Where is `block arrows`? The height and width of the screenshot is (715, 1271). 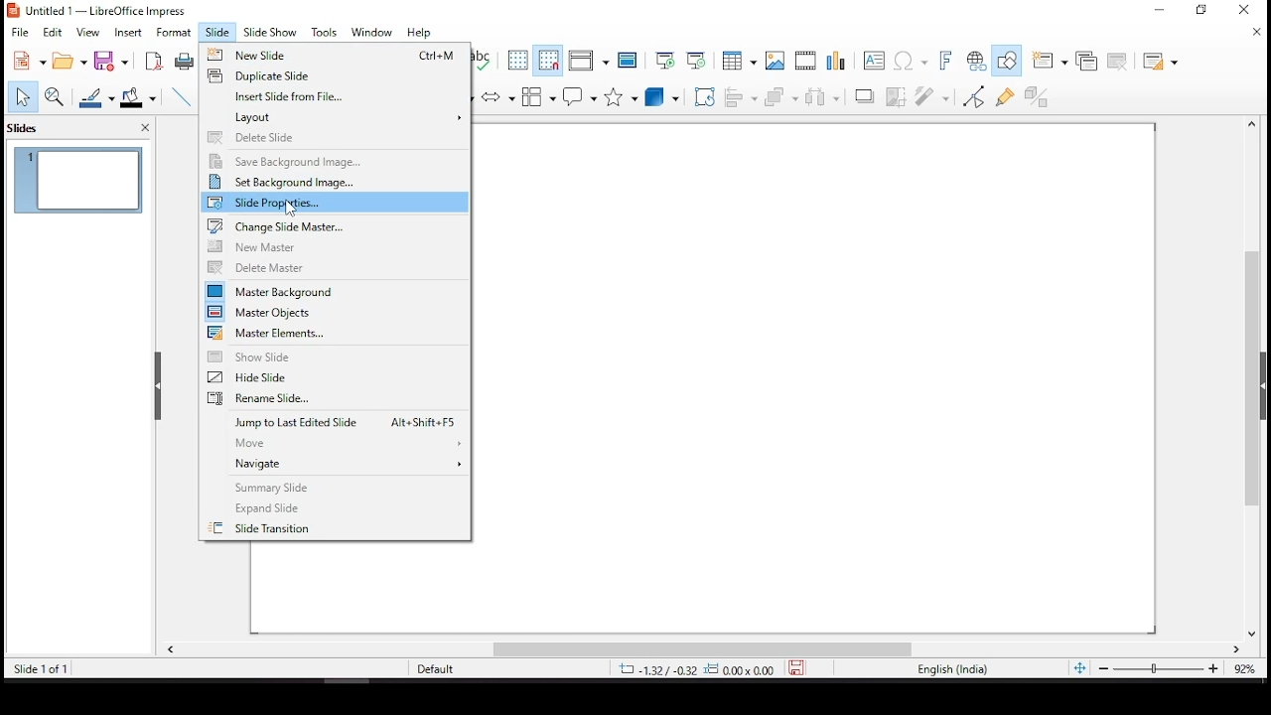
block arrows is located at coordinates (496, 95).